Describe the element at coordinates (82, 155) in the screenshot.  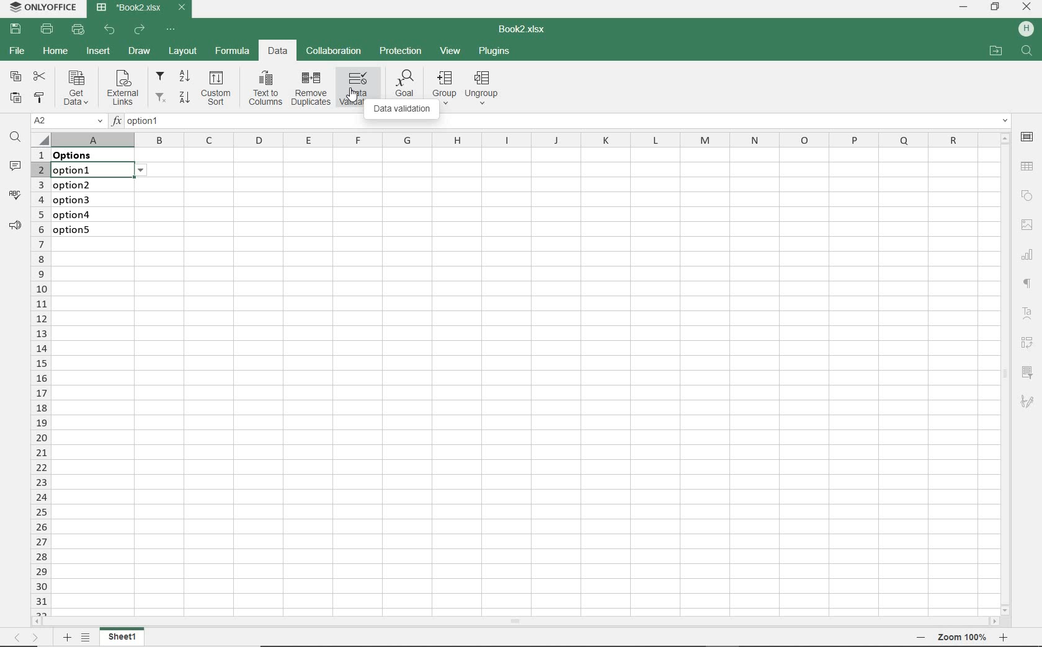
I see `data` at that location.